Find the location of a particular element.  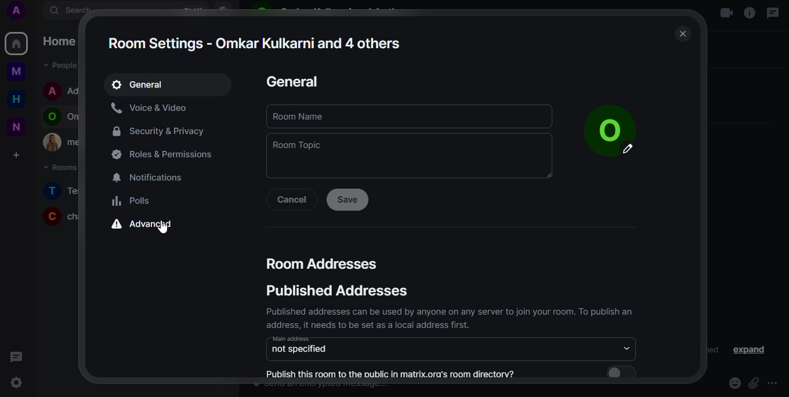

publish this room is located at coordinates (392, 373).